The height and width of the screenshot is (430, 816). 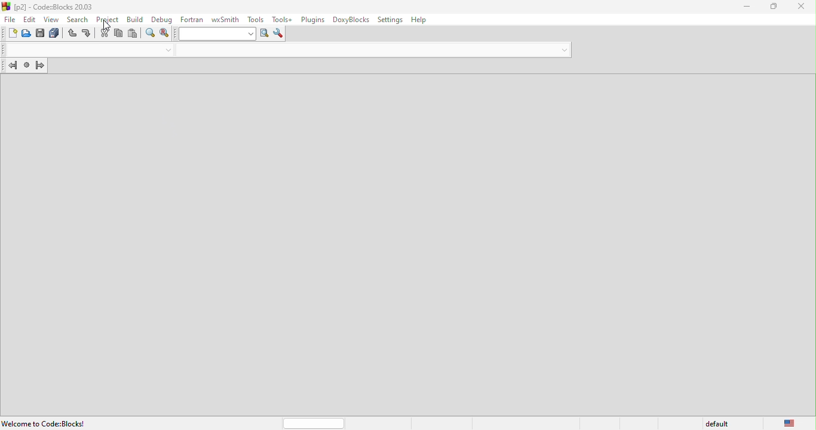 I want to click on tools++, so click(x=283, y=19).